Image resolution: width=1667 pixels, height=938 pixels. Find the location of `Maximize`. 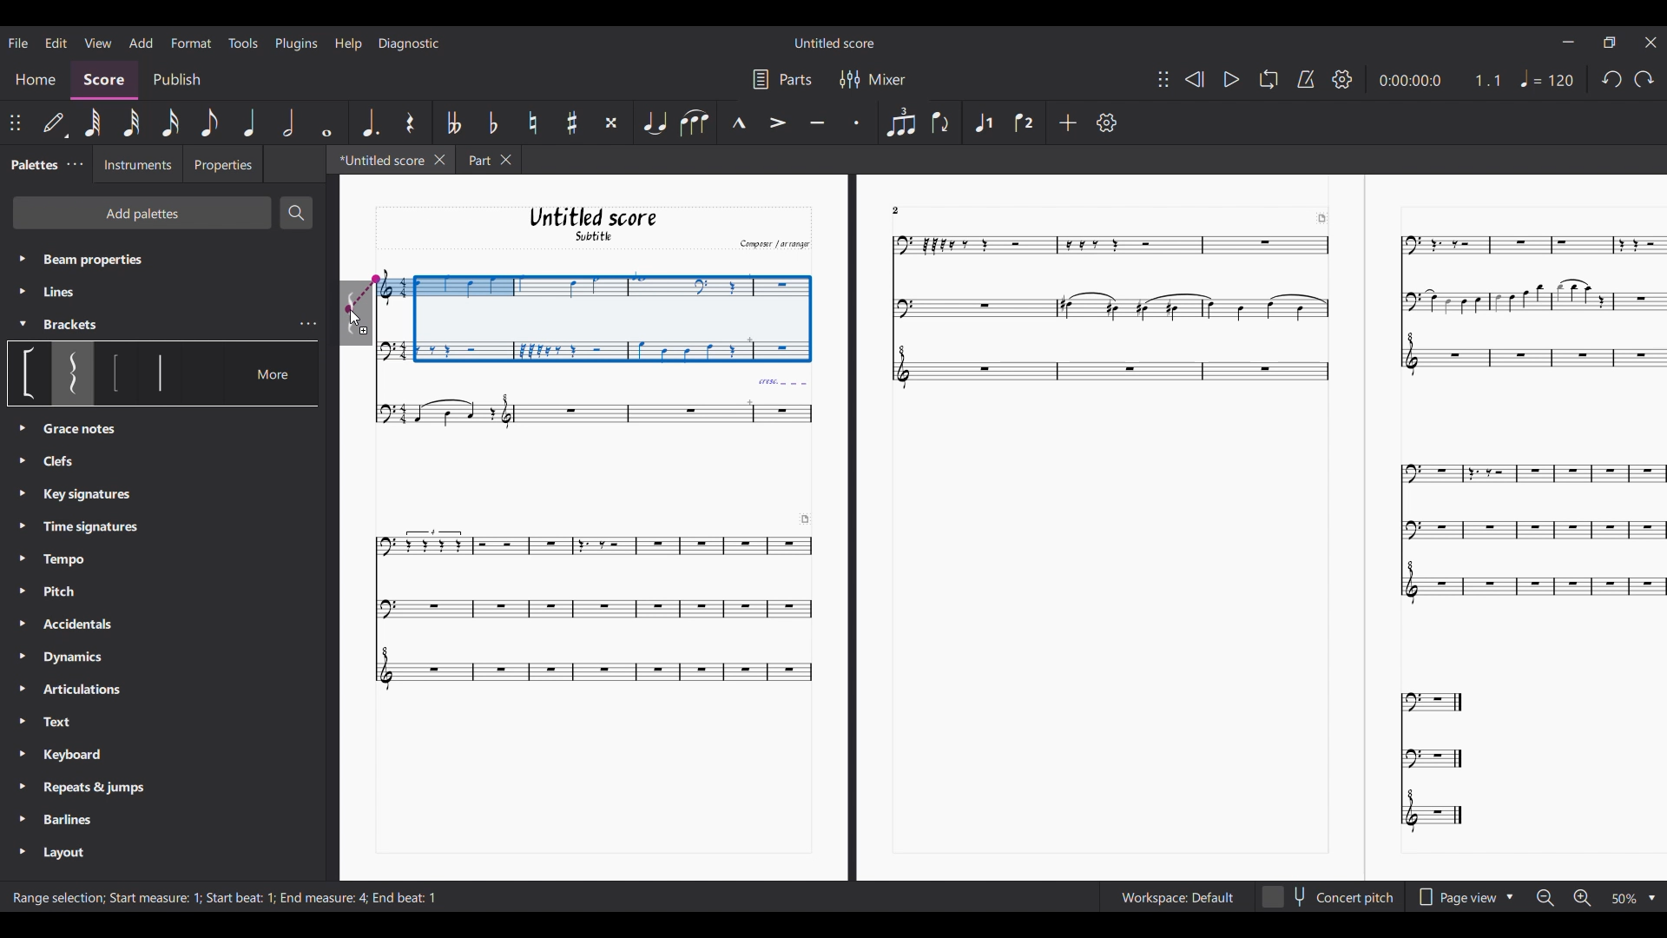

Maximize is located at coordinates (1610, 44).